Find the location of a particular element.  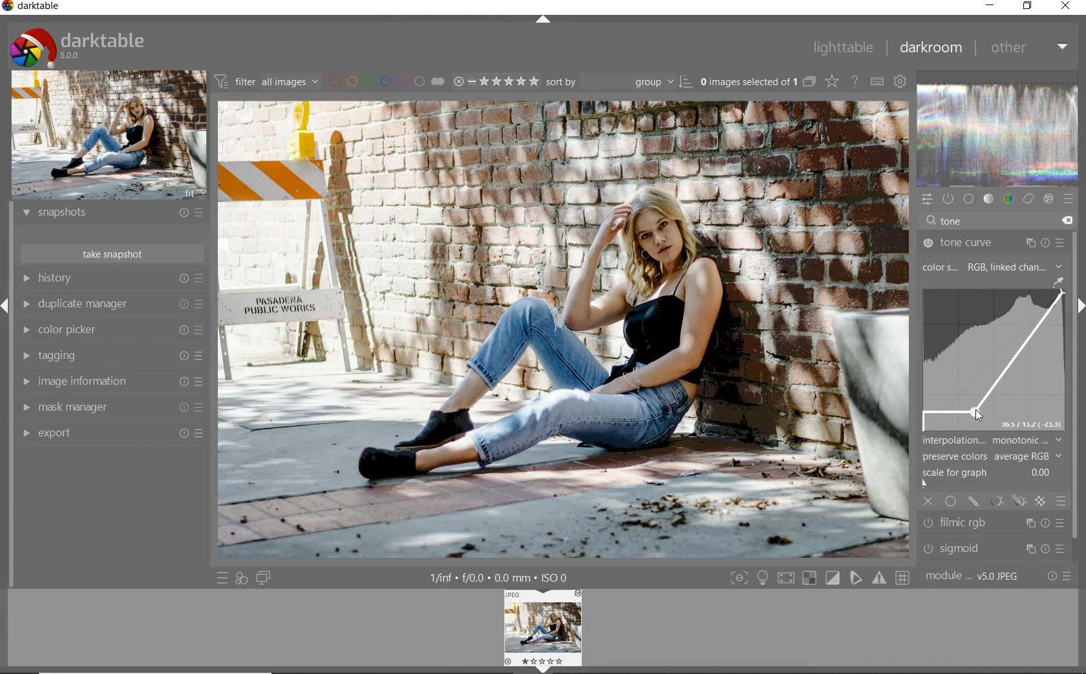

filmic rgb is located at coordinates (994, 524).